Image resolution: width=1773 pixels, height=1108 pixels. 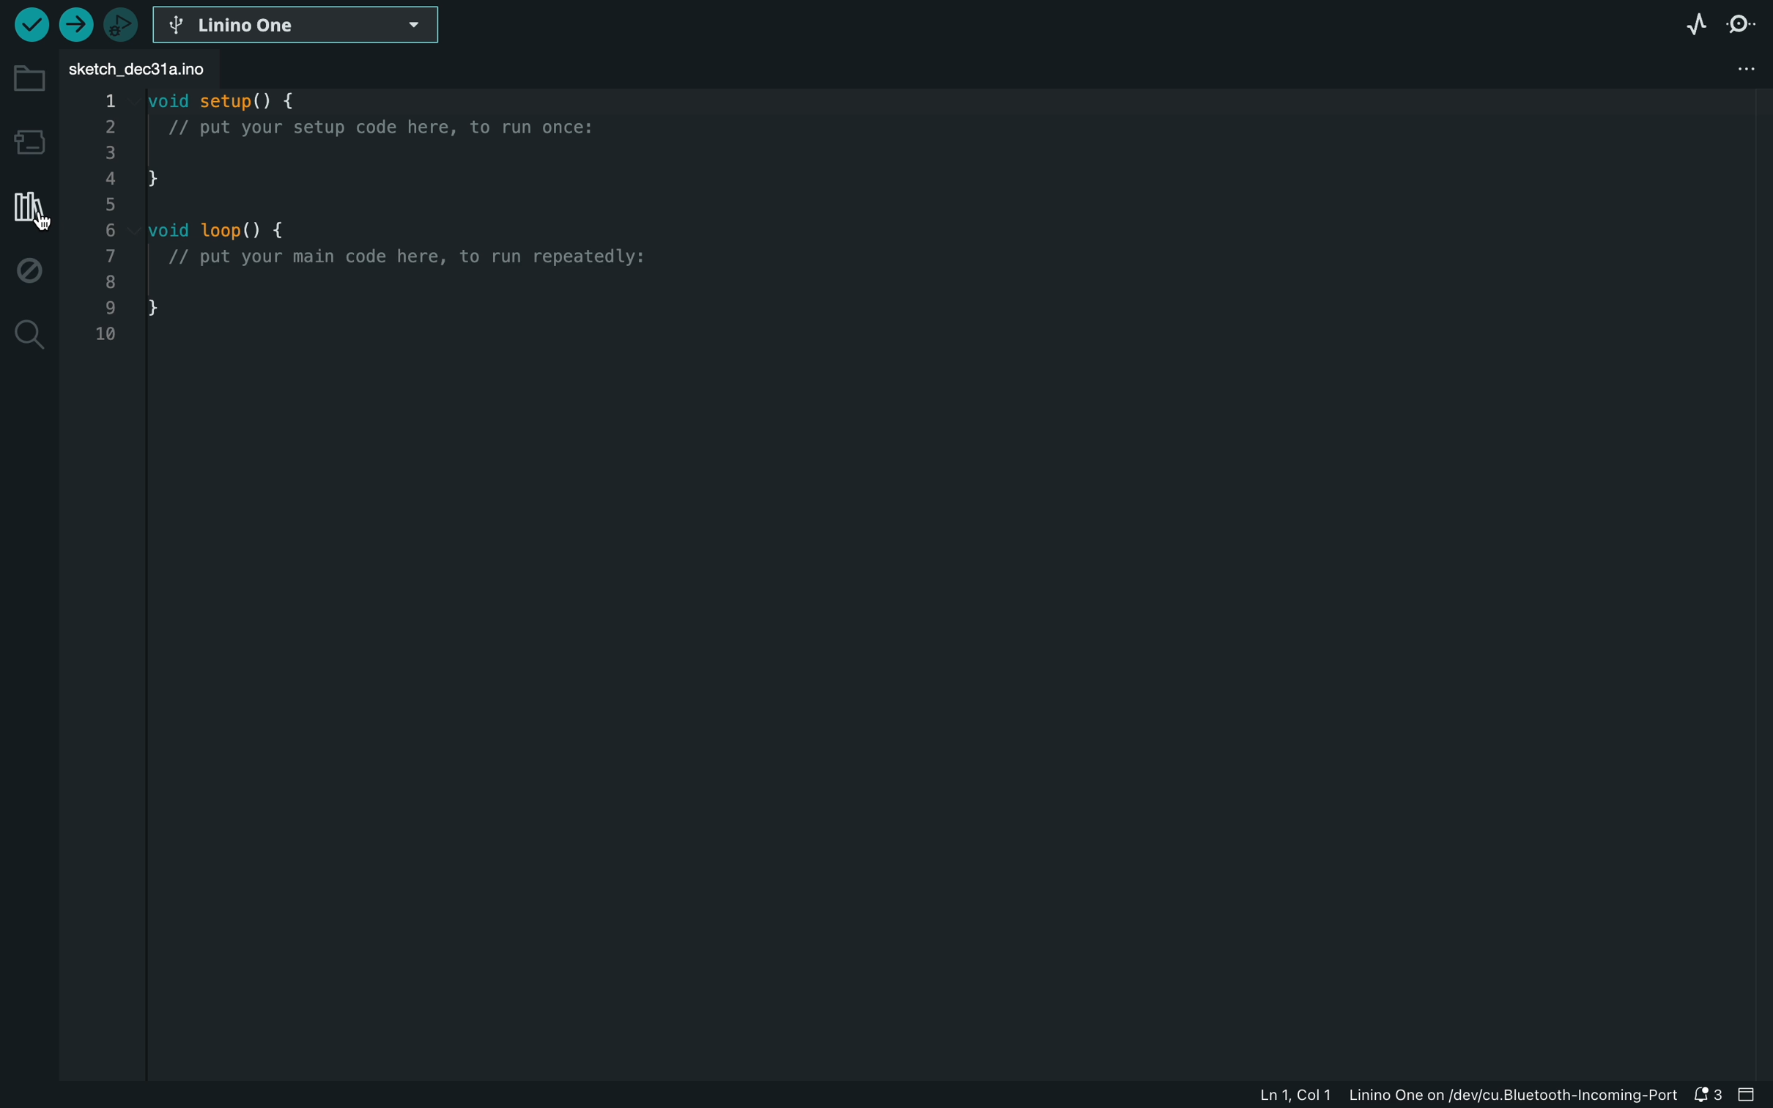 I want to click on search, so click(x=25, y=334).